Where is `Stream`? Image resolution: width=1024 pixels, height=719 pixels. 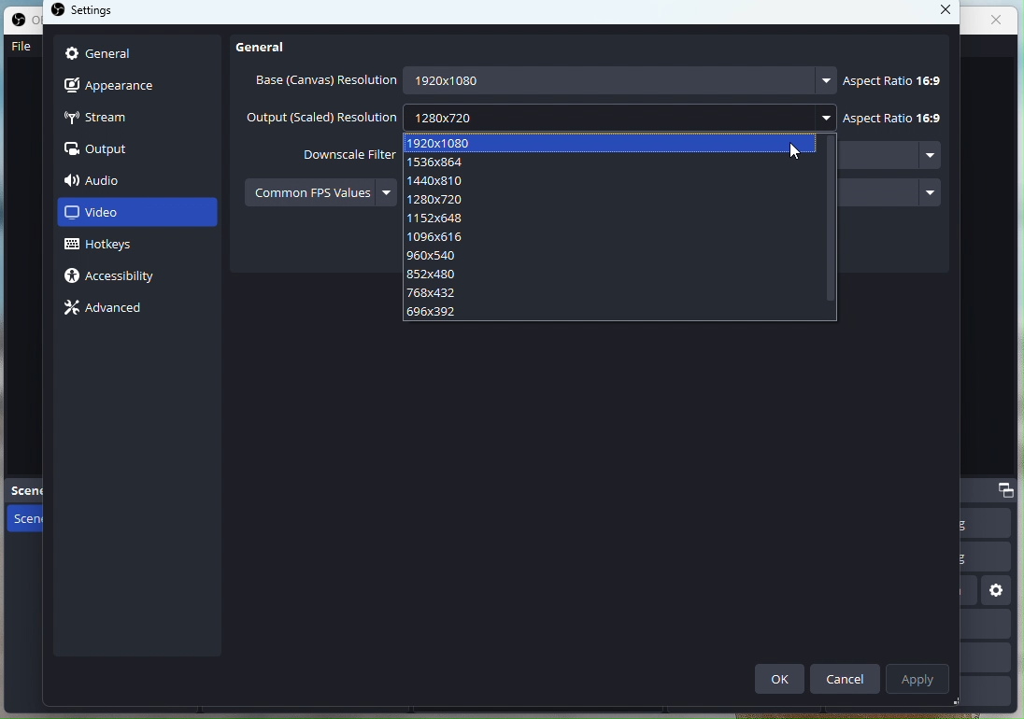 Stream is located at coordinates (134, 119).